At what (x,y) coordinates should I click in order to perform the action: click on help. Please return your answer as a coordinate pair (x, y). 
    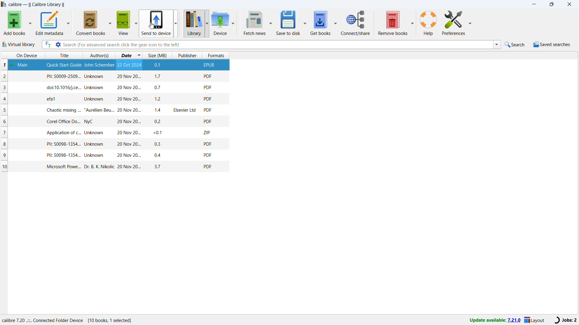
    Looking at the image, I should click on (429, 23).